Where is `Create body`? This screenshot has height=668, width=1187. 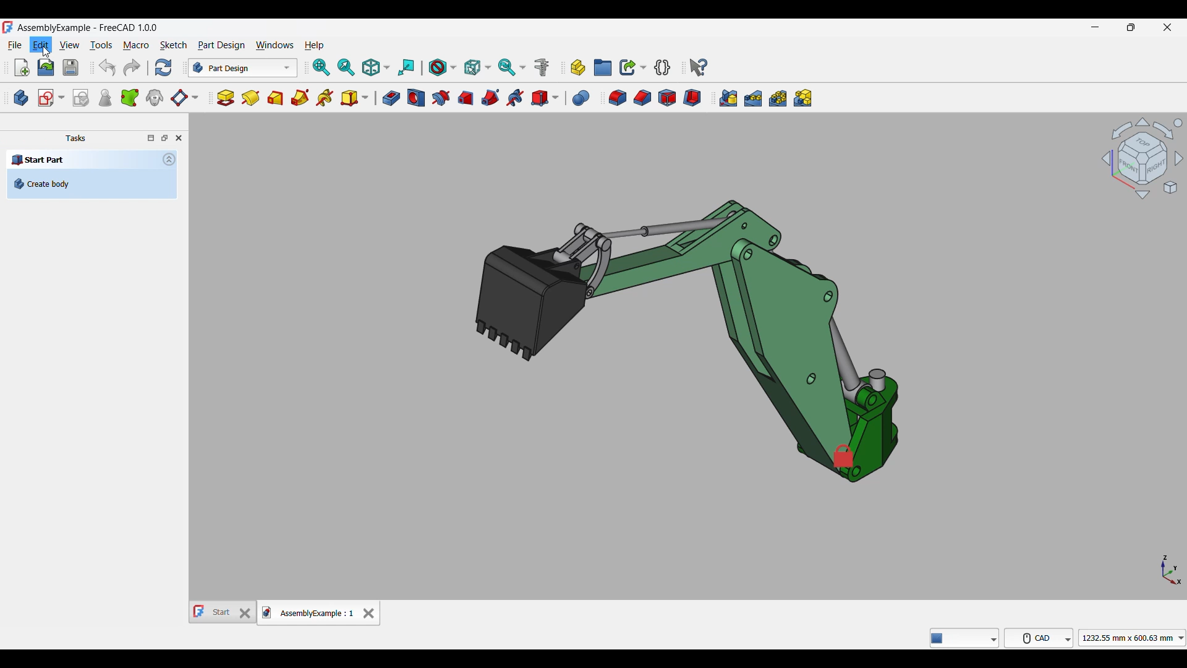
Create body is located at coordinates (21, 98).